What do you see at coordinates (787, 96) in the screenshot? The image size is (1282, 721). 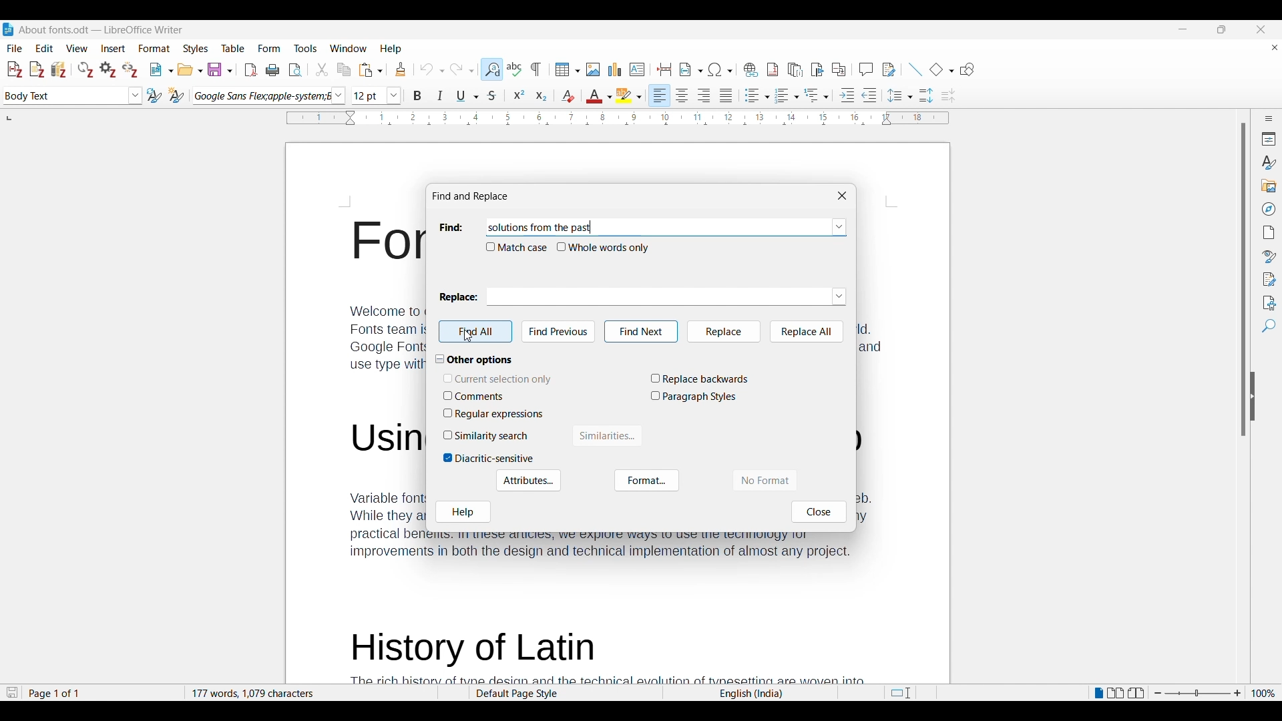 I see `Toggle ordered list options` at bounding box center [787, 96].